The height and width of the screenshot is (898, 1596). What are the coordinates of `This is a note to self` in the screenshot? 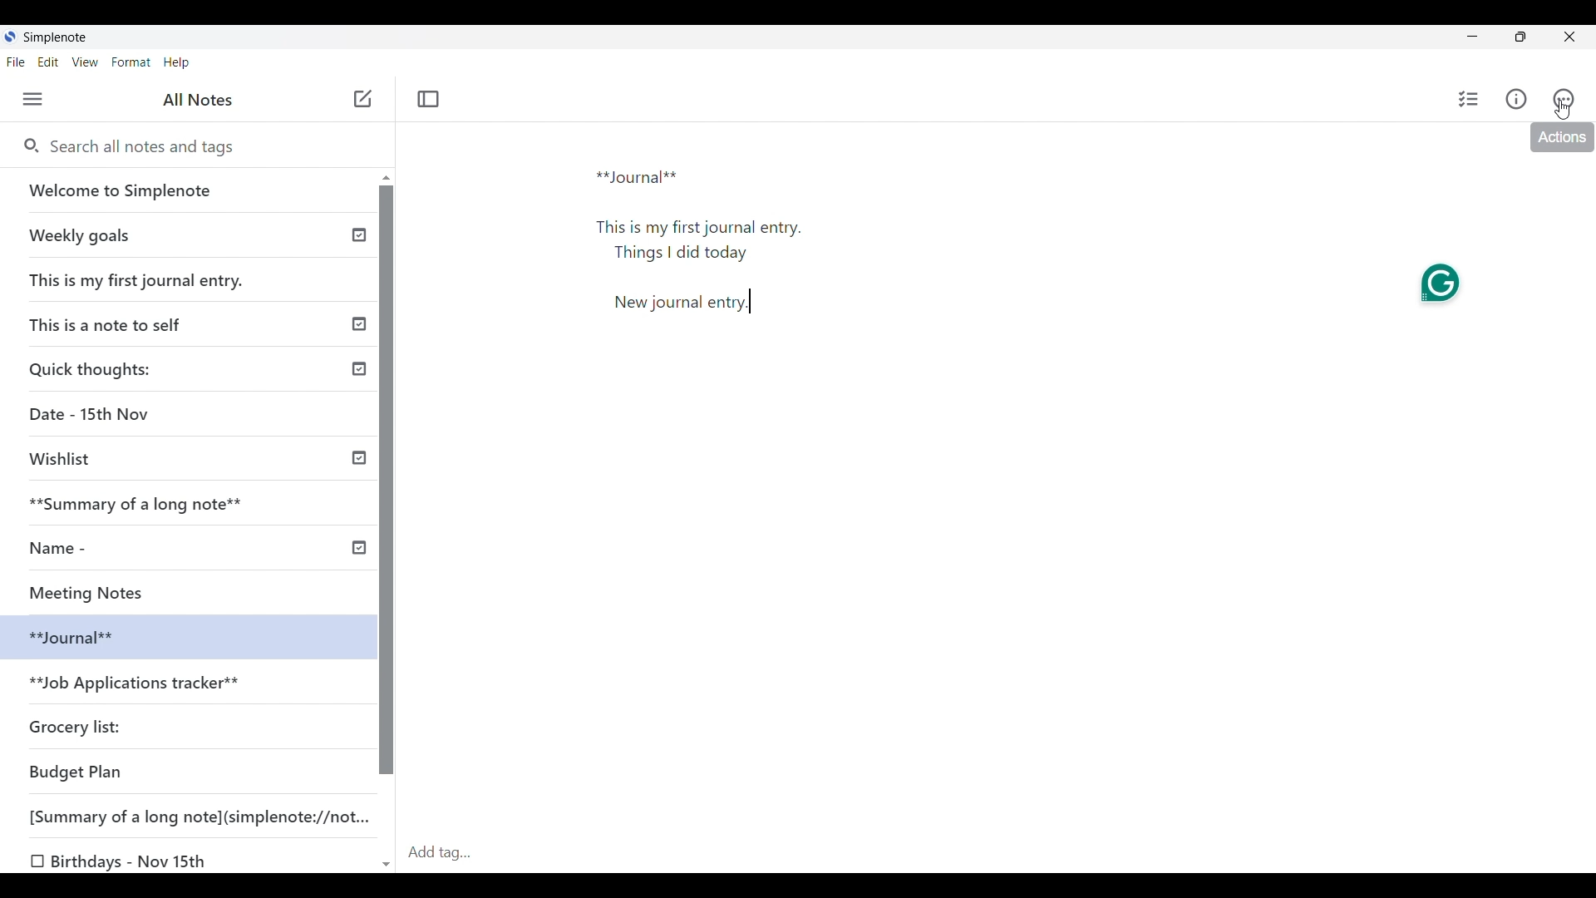 It's located at (111, 323).